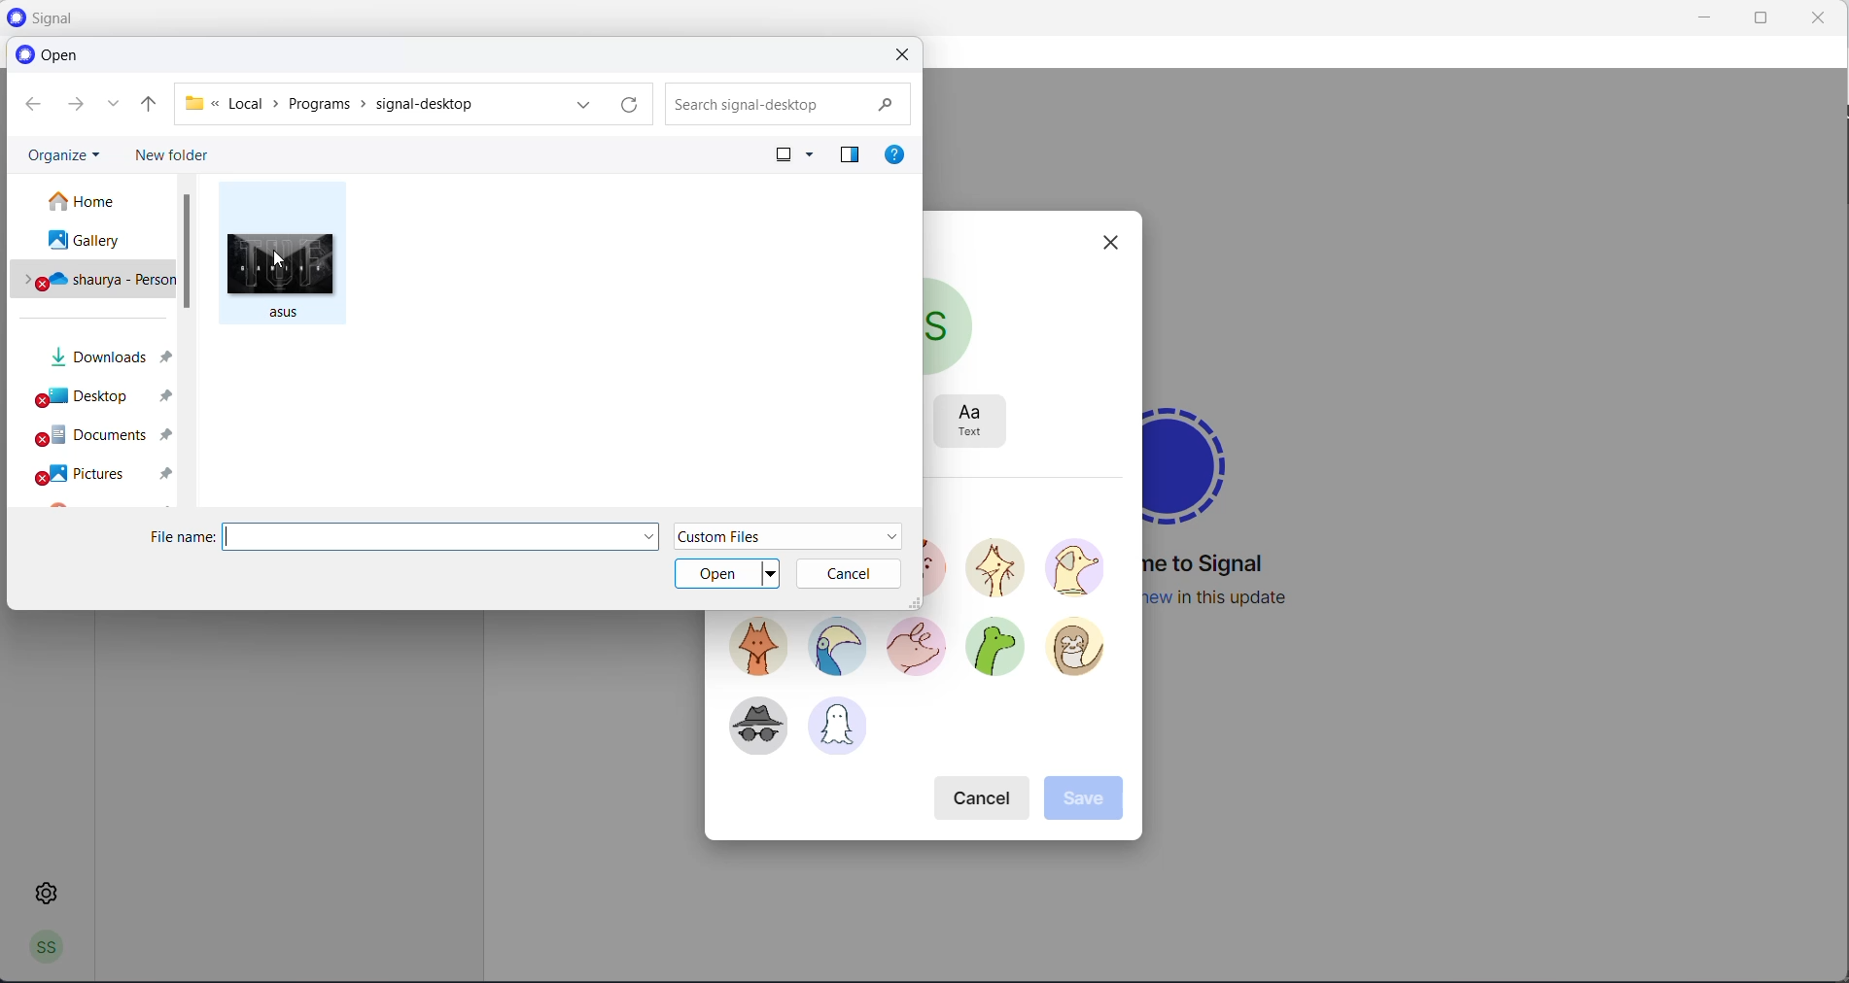 The image size is (1849, 983). What do you see at coordinates (63, 153) in the screenshot?
I see `organize` at bounding box center [63, 153].